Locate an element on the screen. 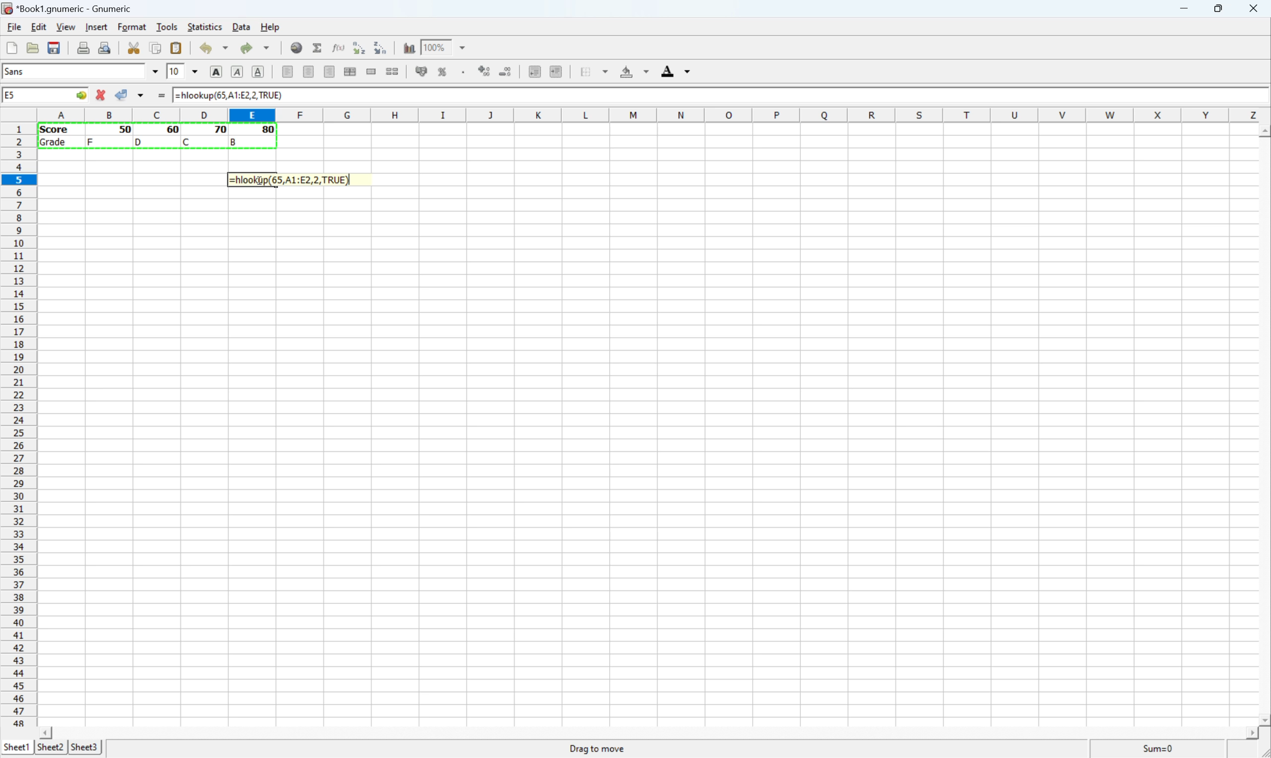 This screenshot has width=1271, height=758. Center horizontally across the selection is located at coordinates (351, 72).